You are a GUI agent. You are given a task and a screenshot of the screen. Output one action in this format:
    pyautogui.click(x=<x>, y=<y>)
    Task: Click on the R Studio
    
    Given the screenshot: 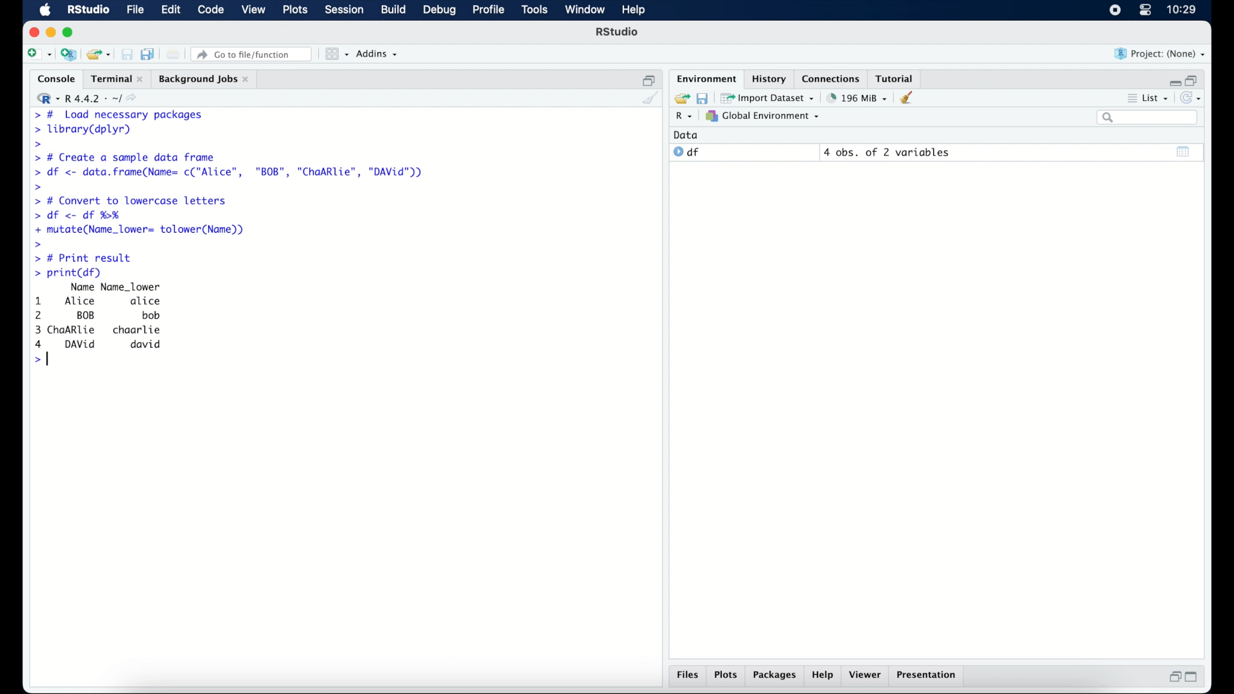 What is the action you would take?
    pyautogui.click(x=88, y=10)
    